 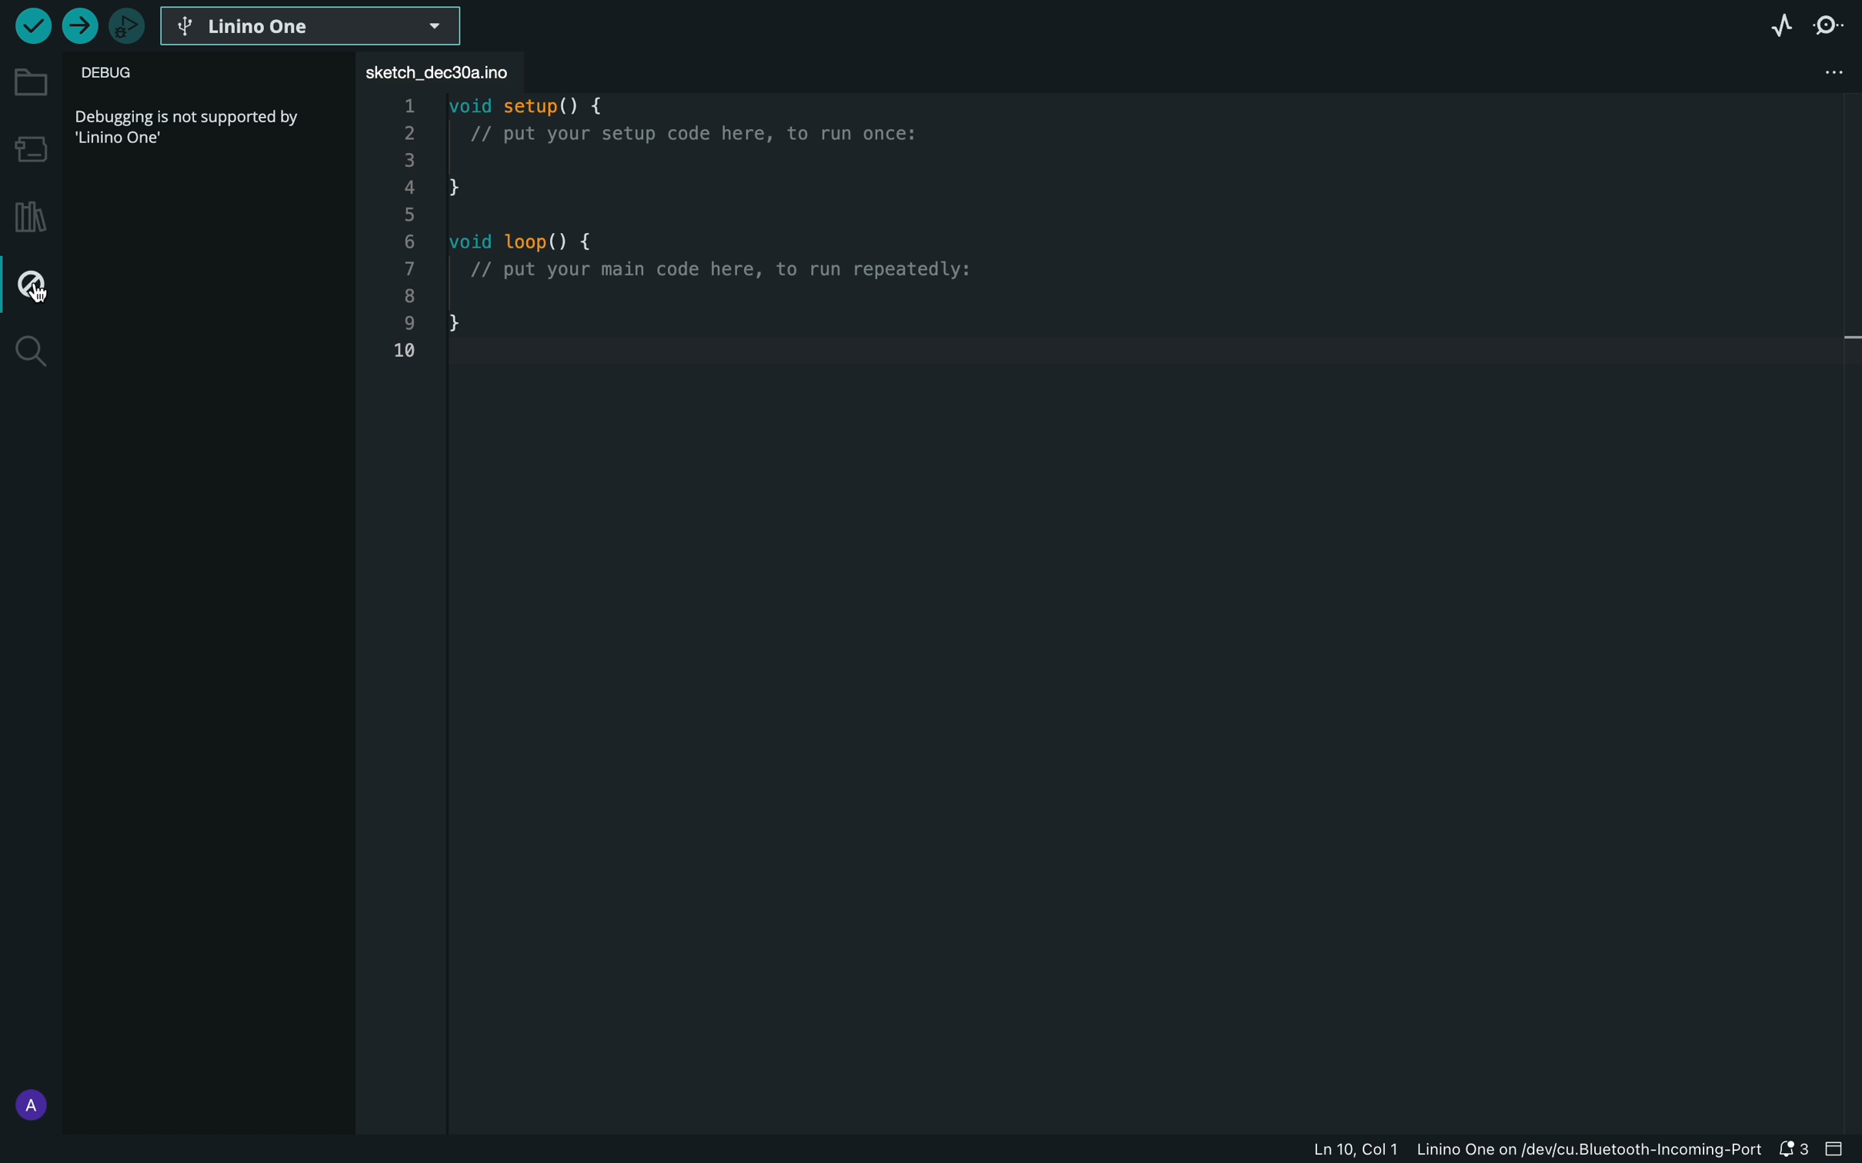 I want to click on folder, so click(x=27, y=83).